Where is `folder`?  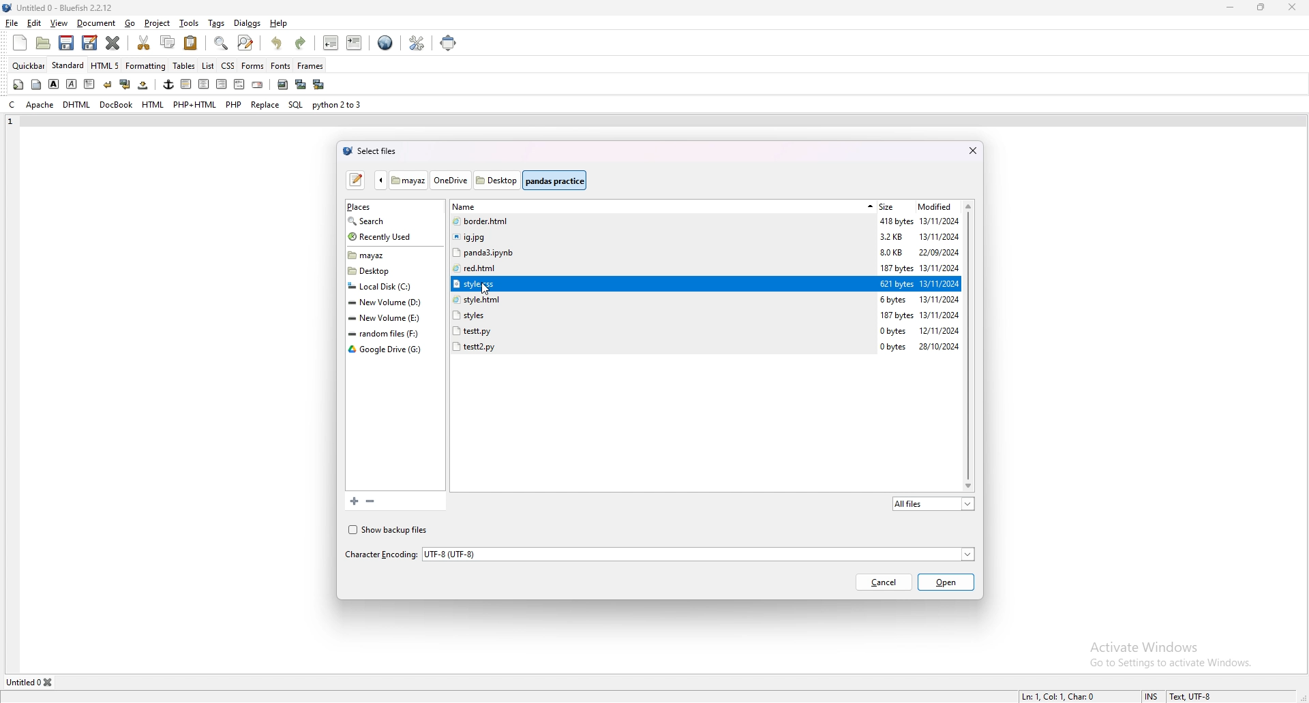
folder is located at coordinates (391, 333).